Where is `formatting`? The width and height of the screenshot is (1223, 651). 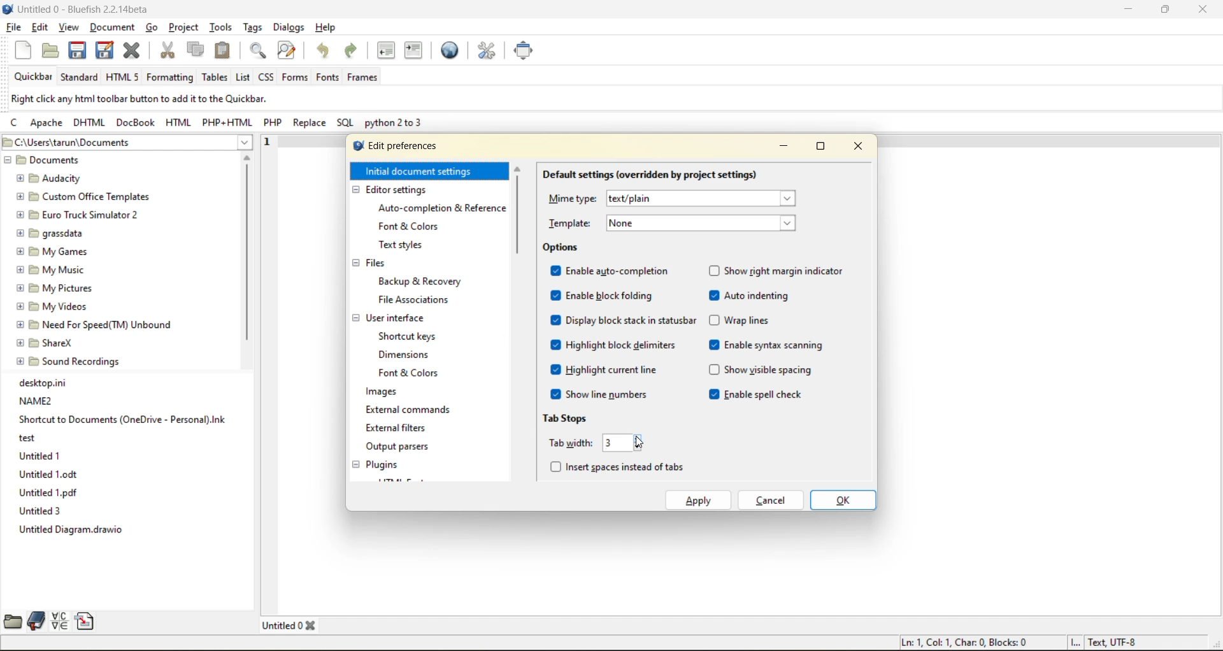
formatting is located at coordinates (170, 78).